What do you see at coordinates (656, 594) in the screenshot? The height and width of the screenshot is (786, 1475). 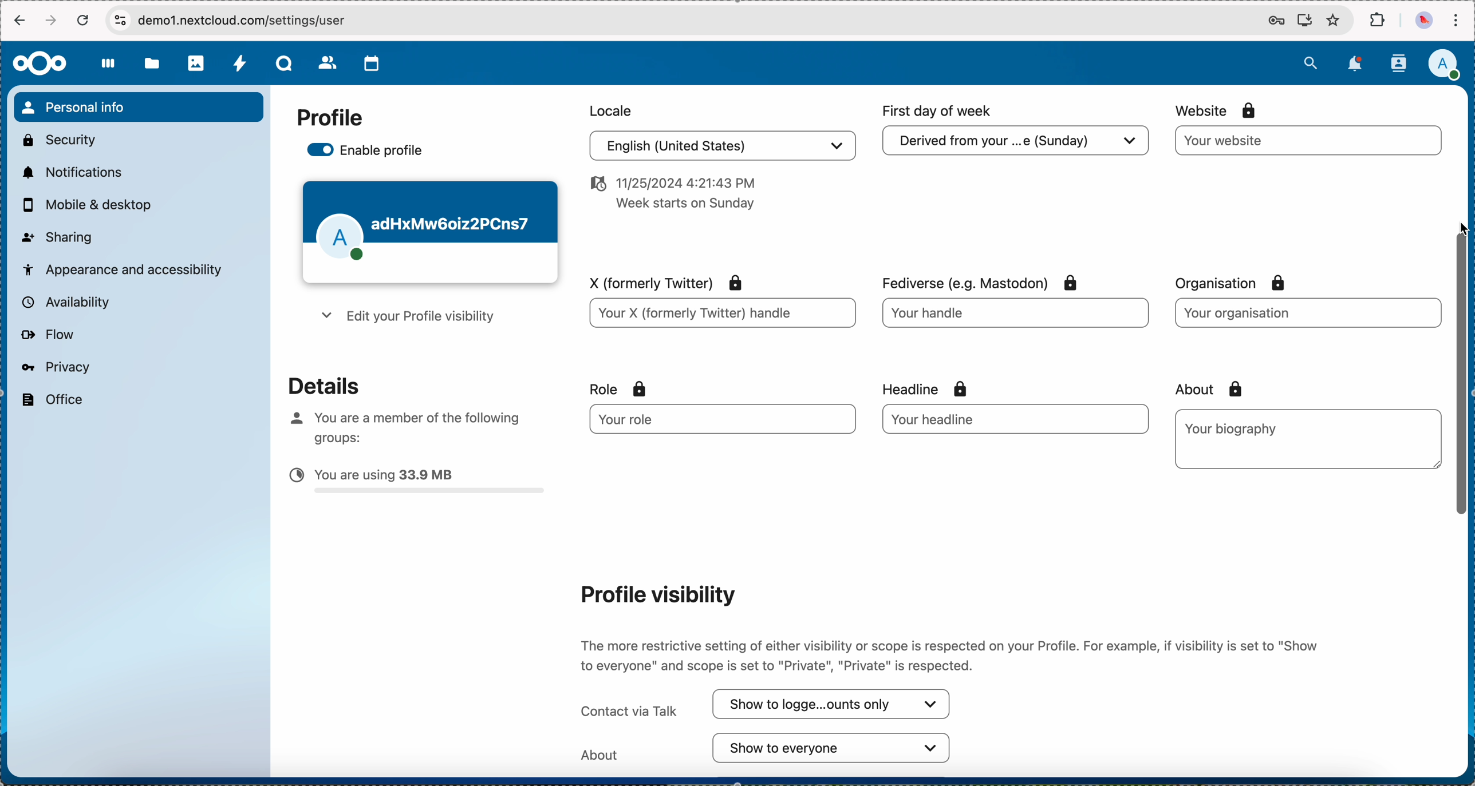 I see `profile visibility` at bounding box center [656, 594].